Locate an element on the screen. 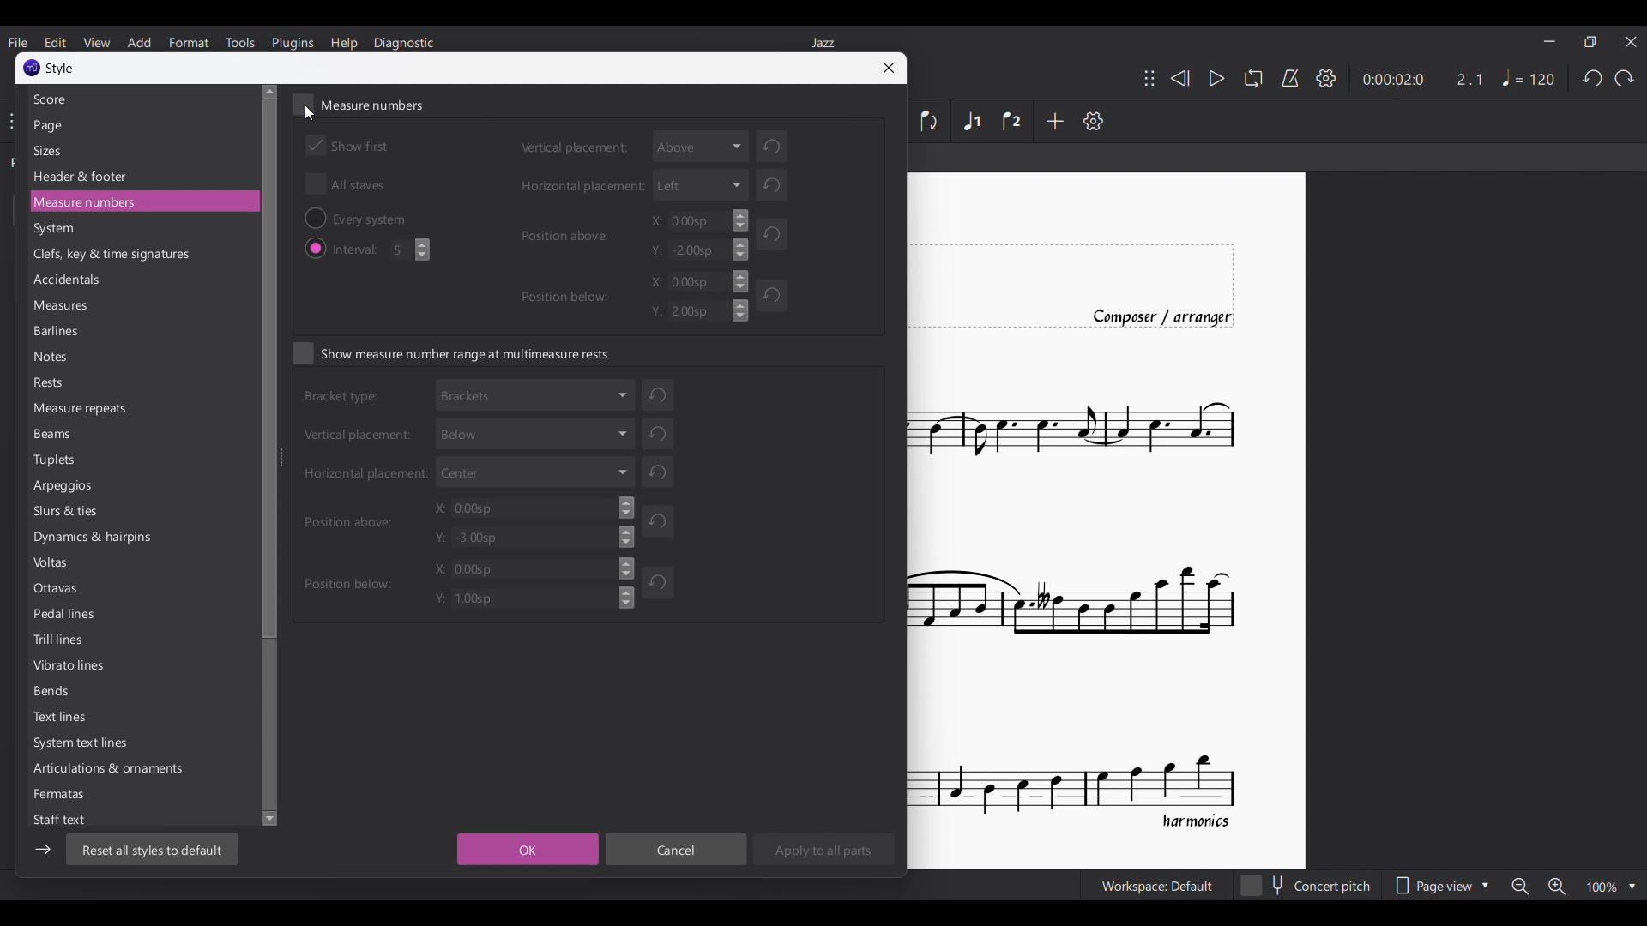  Undo changes made to respective setting is located at coordinates (783, 145).